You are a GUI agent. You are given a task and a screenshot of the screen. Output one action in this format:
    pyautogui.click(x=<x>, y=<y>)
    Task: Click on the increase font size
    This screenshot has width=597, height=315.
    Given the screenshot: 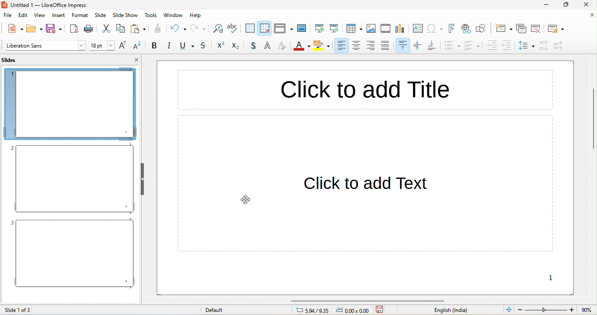 What is the action you would take?
    pyautogui.click(x=124, y=46)
    